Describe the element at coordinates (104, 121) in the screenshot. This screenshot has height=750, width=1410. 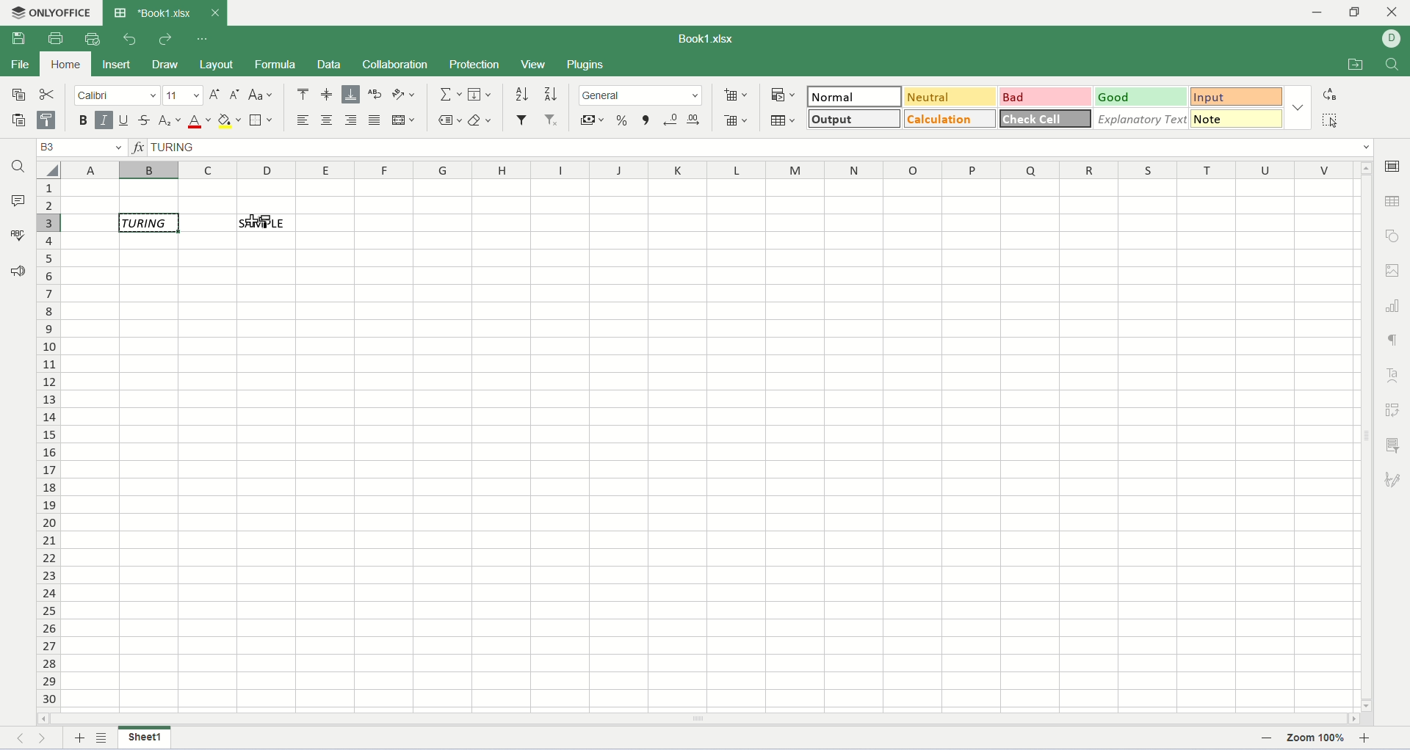
I see `italic` at that location.